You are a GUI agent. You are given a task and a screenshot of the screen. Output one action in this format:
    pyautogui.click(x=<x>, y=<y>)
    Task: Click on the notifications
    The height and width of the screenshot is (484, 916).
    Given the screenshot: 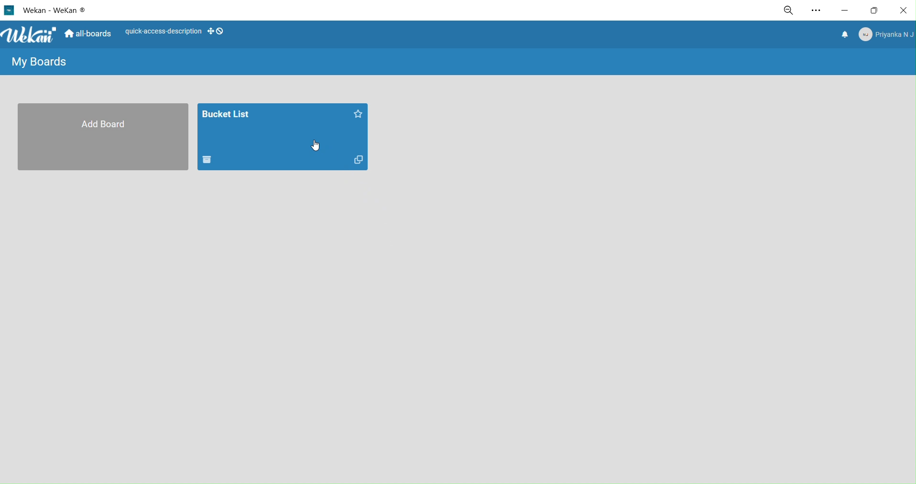 What is the action you would take?
    pyautogui.click(x=843, y=35)
    